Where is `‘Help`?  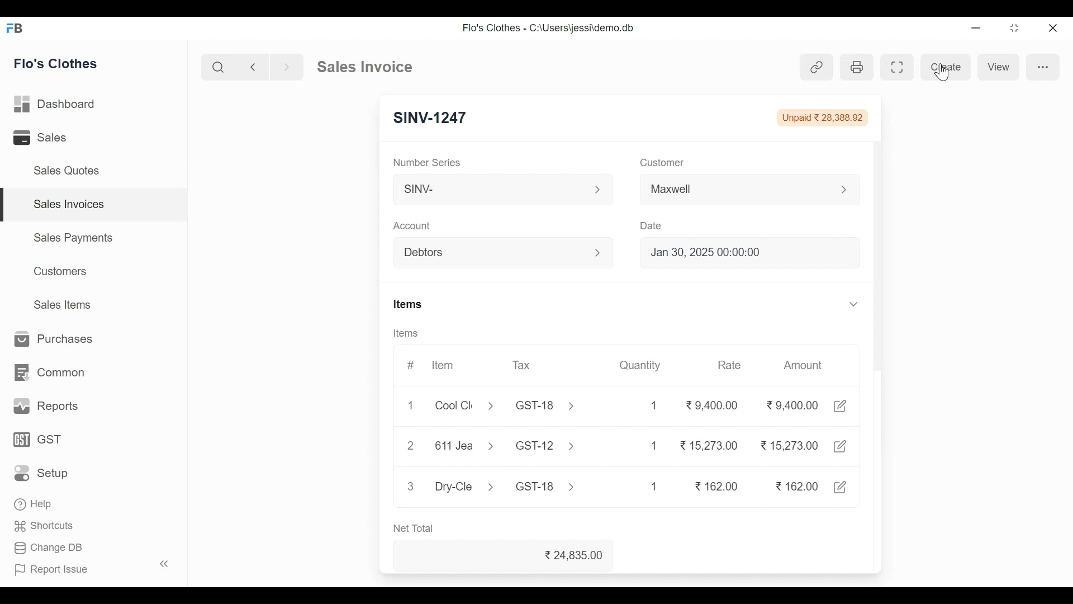
‘Help is located at coordinates (35, 504).